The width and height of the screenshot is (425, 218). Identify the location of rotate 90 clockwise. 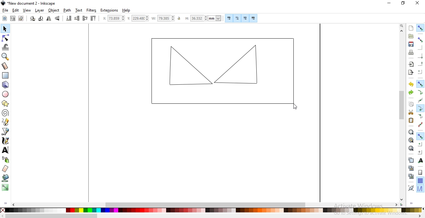
(40, 19).